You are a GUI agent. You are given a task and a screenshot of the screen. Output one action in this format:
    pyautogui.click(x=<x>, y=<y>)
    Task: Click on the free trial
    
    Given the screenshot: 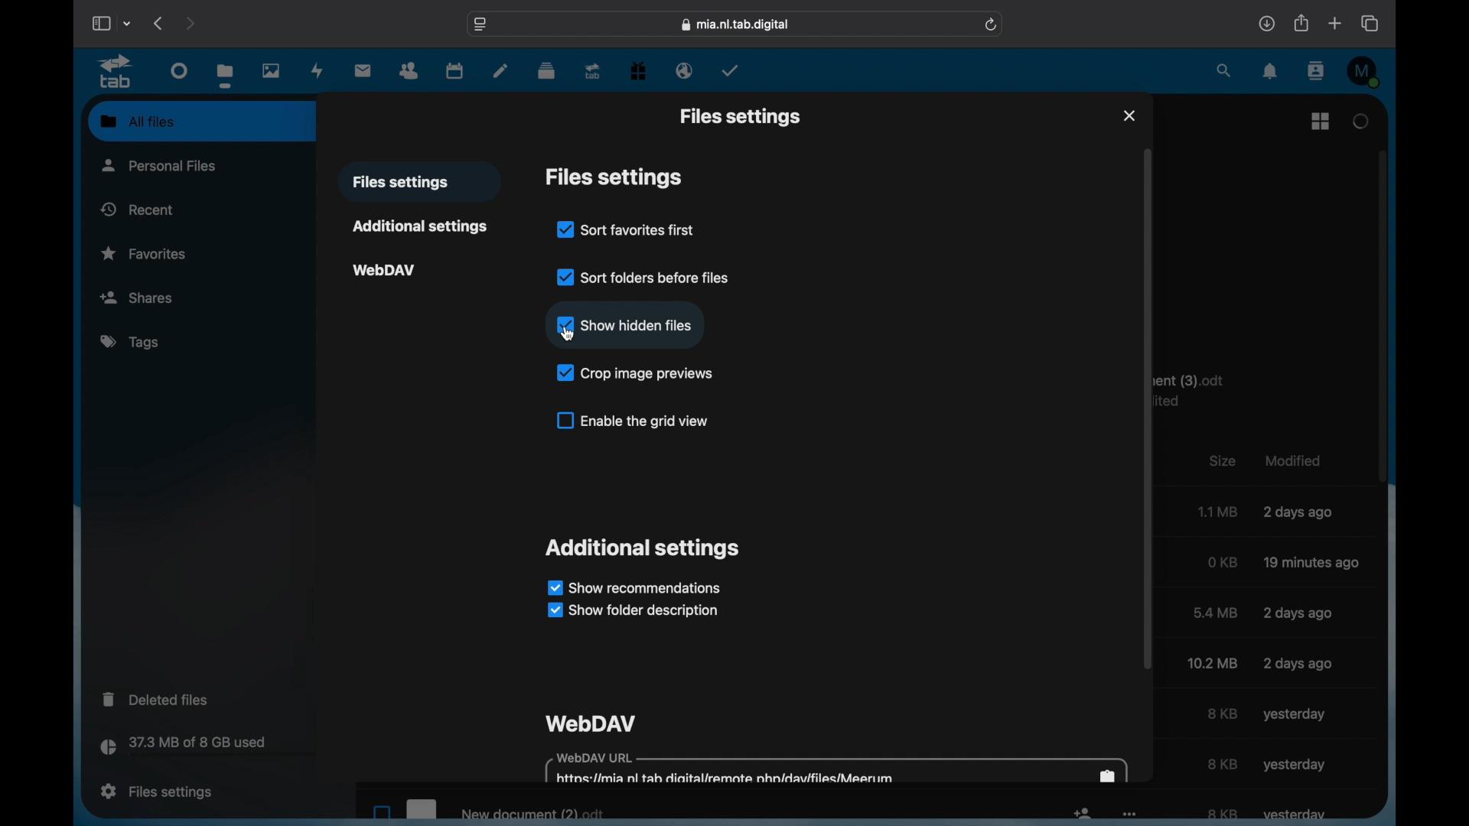 What is the action you would take?
    pyautogui.click(x=638, y=71)
    